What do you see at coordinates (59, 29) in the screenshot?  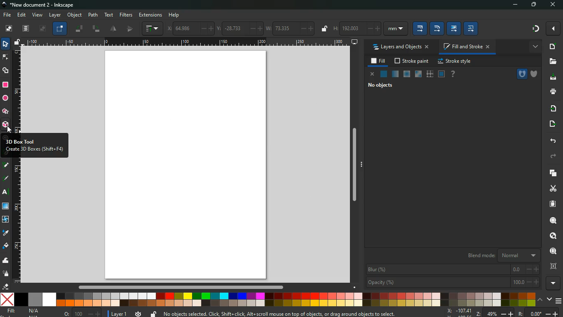 I see `select` at bounding box center [59, 29].